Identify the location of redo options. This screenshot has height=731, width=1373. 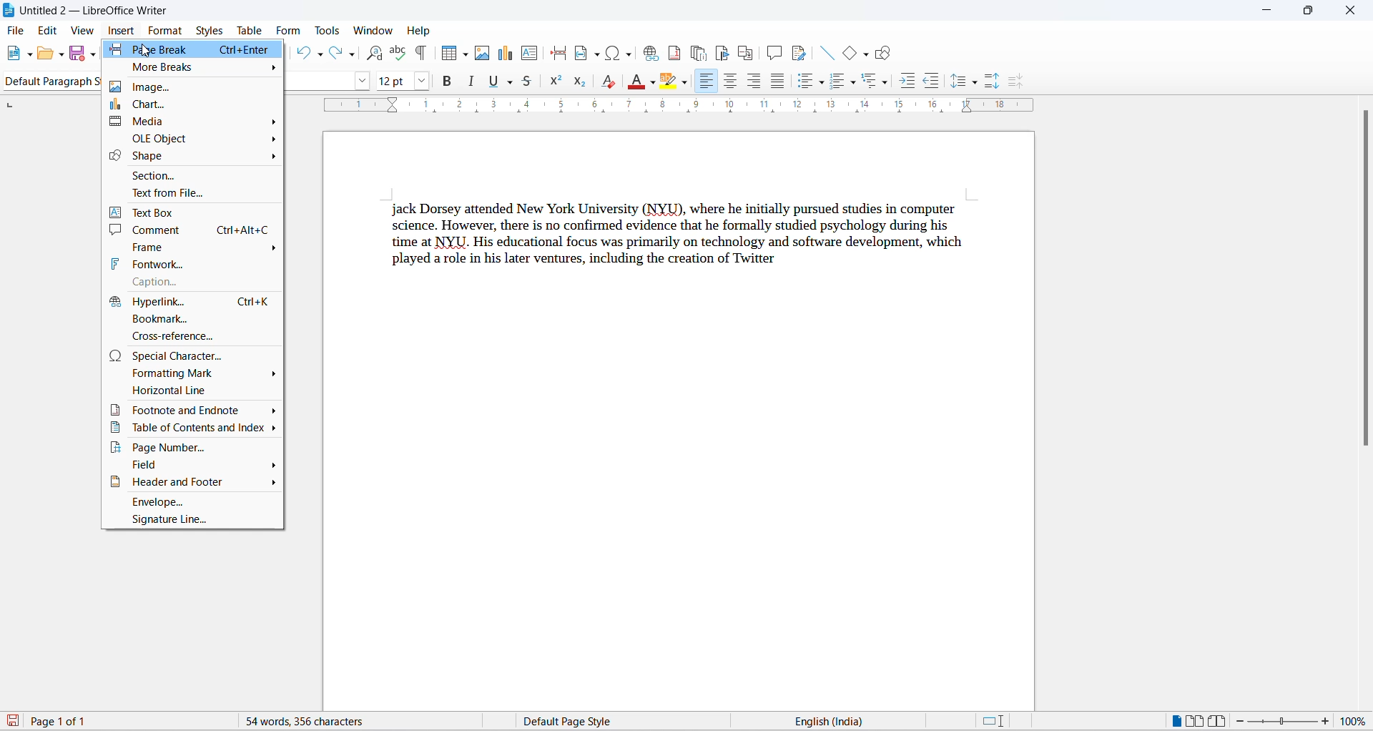
(353, 55).